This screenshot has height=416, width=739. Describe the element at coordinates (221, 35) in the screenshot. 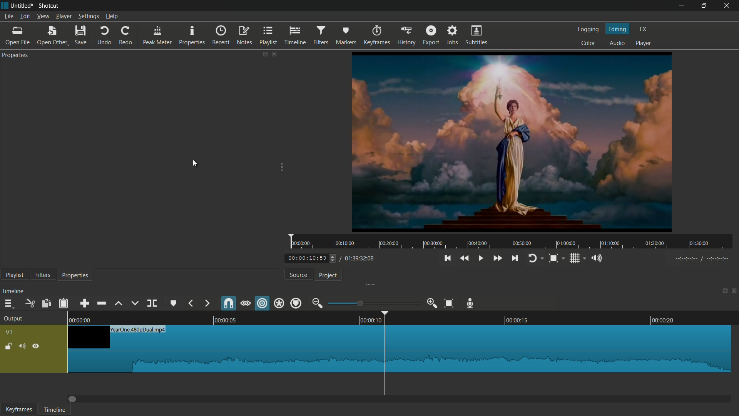

I see `recent` at that location.